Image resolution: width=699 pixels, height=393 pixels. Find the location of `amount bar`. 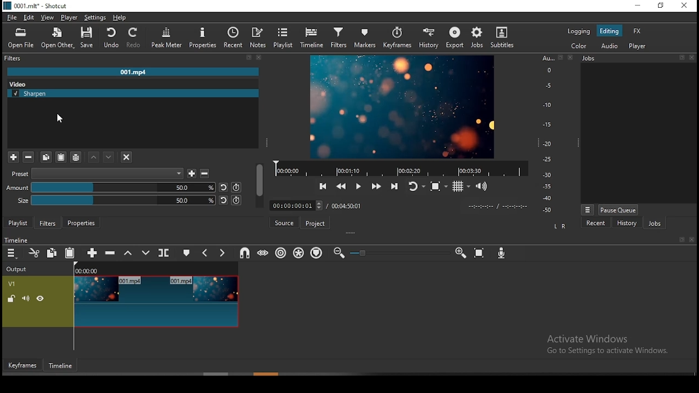

amount bar is located at coordinates (125, 187).